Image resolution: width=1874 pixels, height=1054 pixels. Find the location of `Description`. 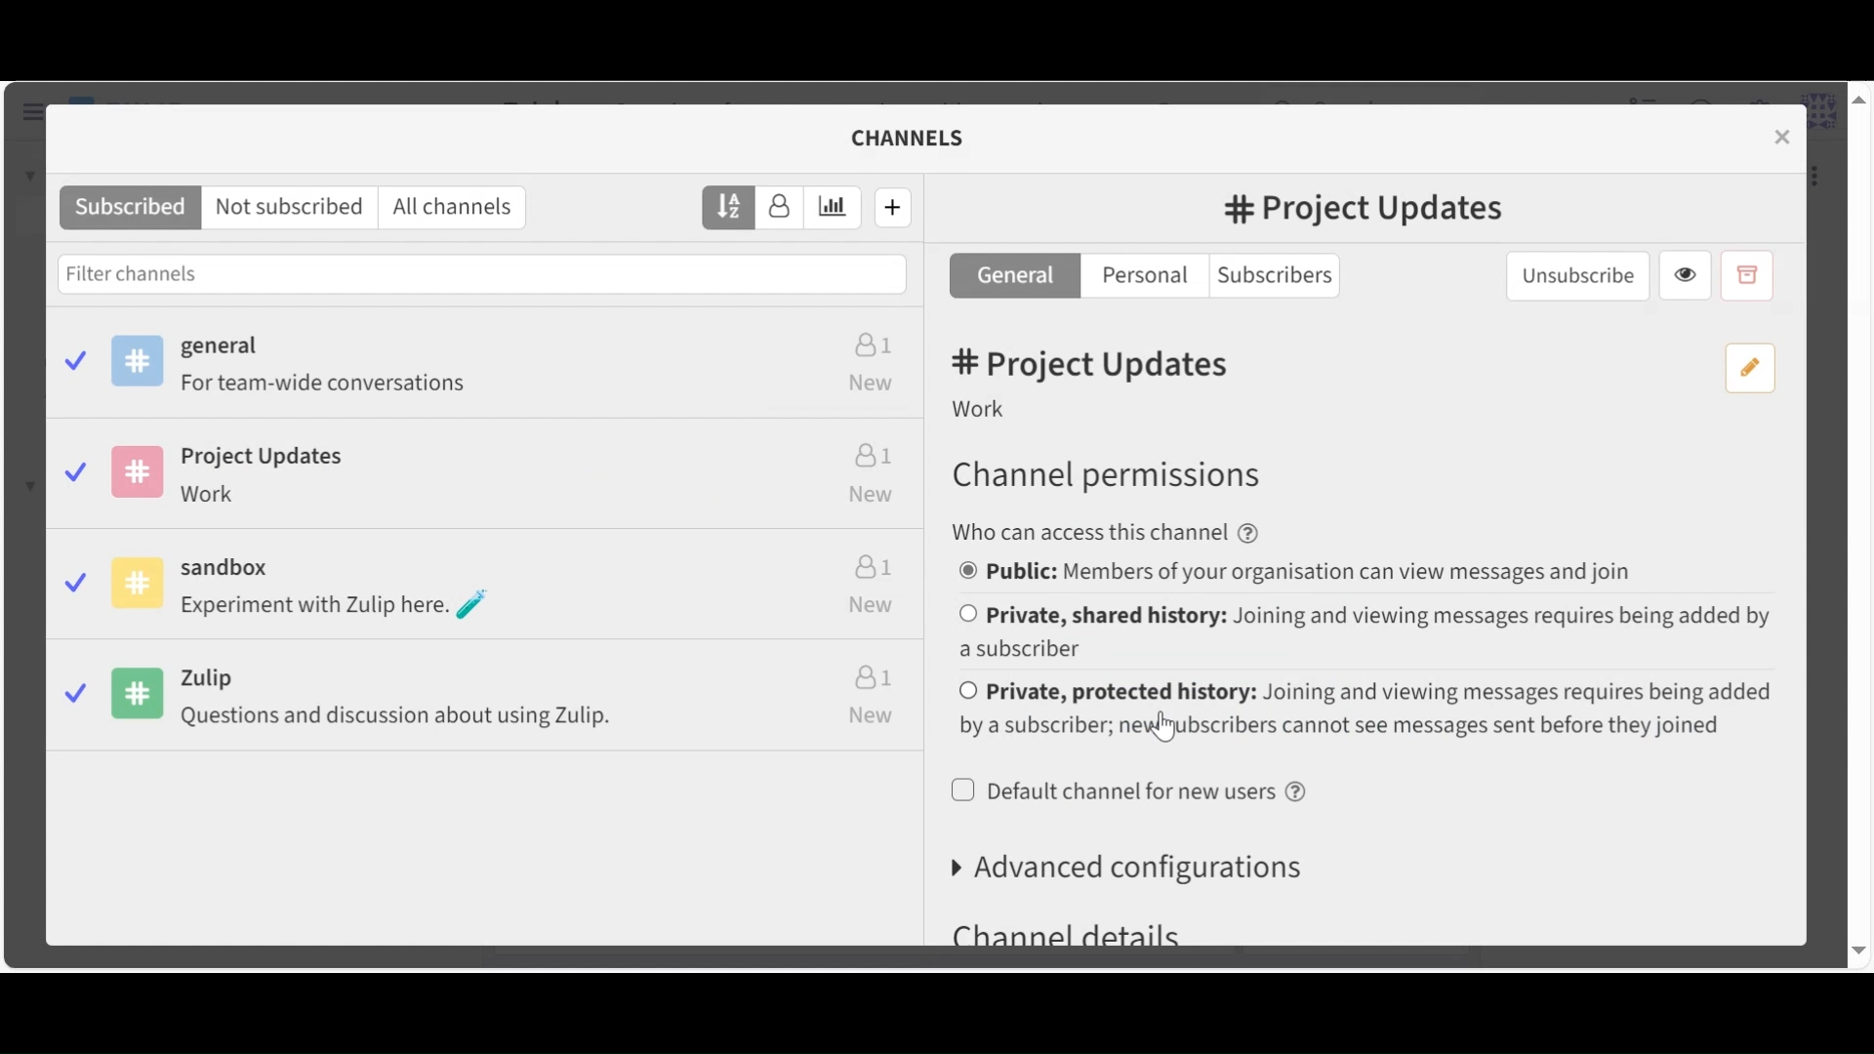

Description is located at coordinates (1002, 411).